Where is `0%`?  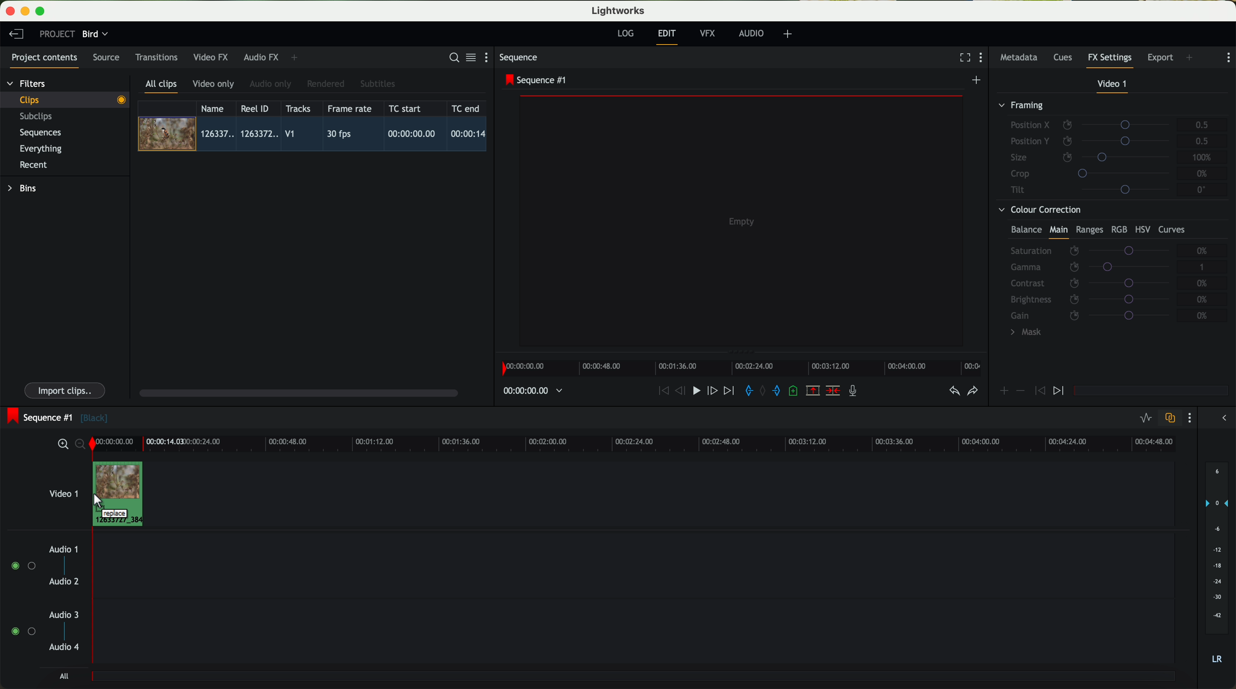
0% is located at coordinates (1202, 298).